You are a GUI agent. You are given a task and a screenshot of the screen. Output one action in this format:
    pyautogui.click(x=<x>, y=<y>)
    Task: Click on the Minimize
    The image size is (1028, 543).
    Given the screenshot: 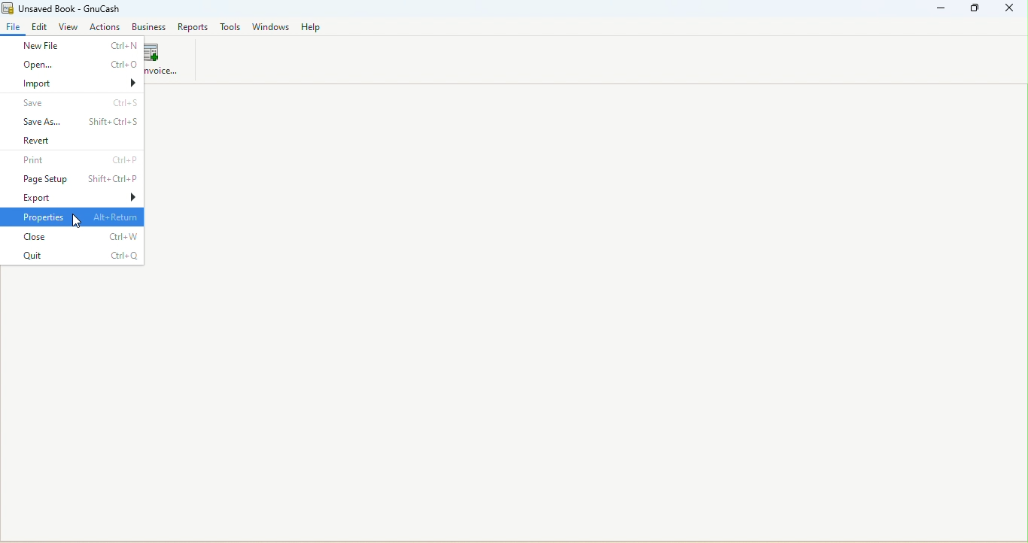 What is the action you would take?
    pyautogui.click(x=942, y=8)
    